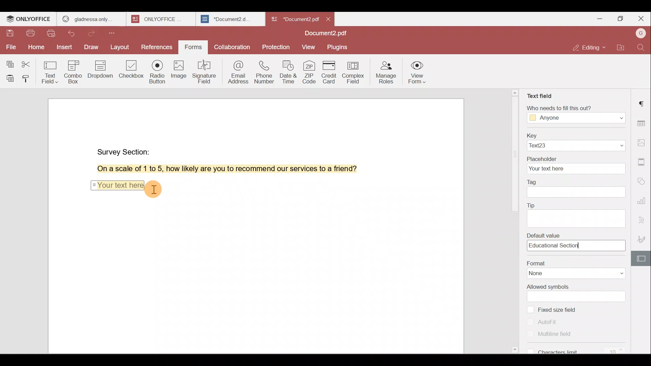 The image size is (651, 366). I want to click on Document2.d, so click(230, 19).